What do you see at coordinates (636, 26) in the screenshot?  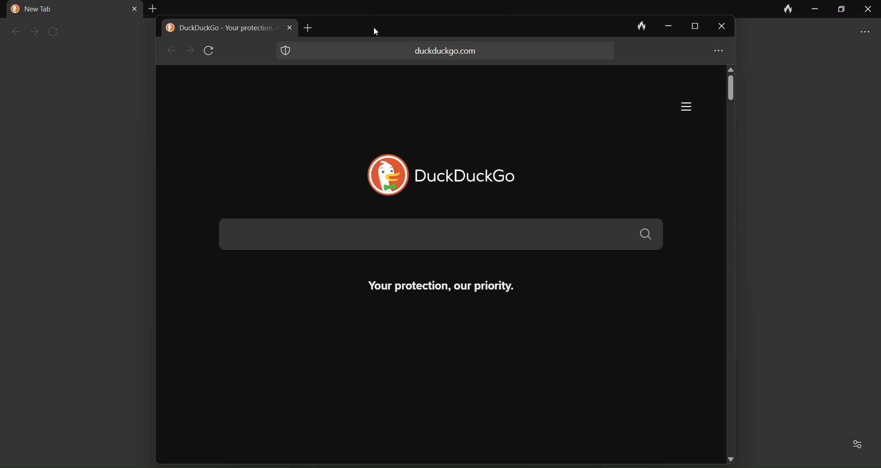 I see `clear data` at bounding box center [636, 26].